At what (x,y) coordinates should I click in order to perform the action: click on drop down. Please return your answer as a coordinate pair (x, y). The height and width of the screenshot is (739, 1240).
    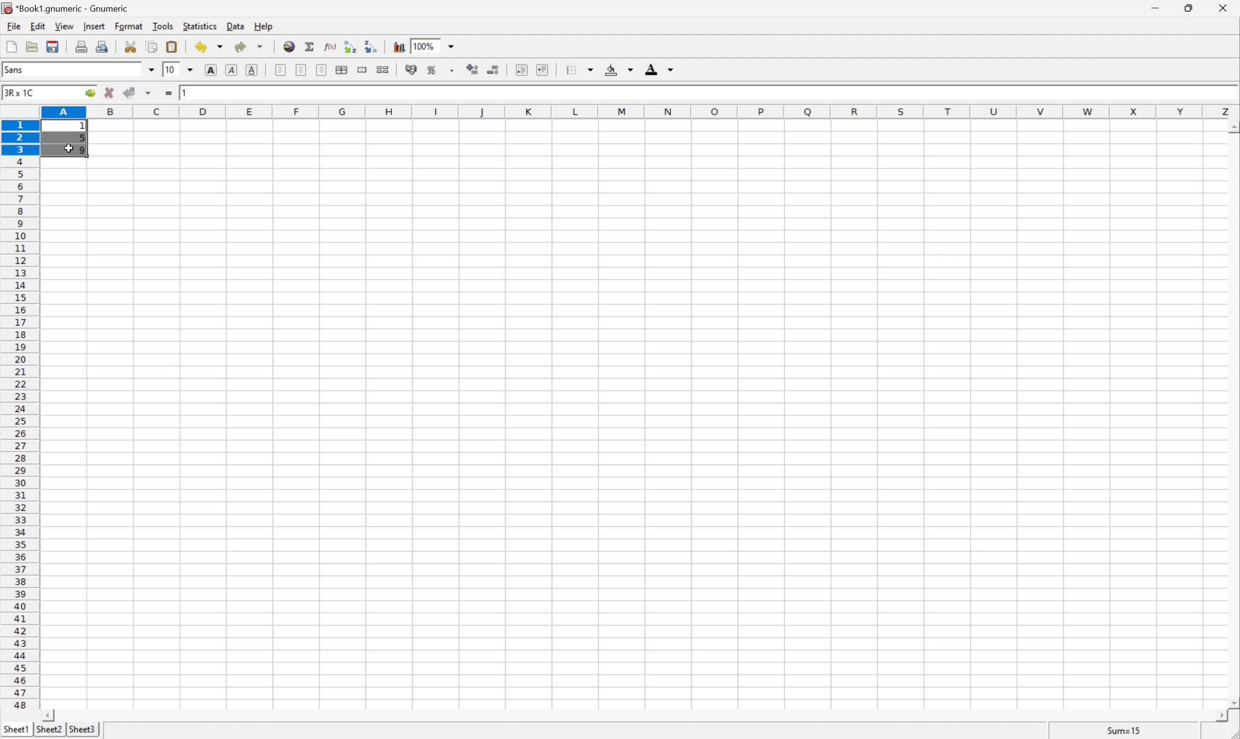
    Looking at the image, I should click on (193, 70).